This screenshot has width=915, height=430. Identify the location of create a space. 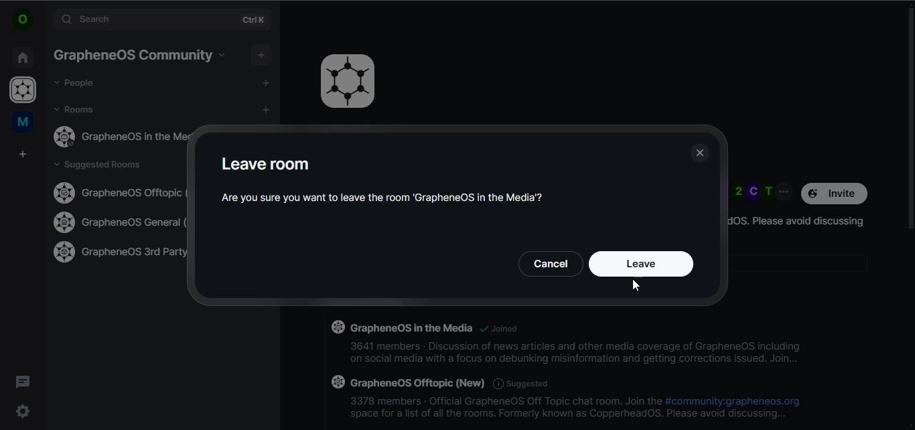
(24, 155).